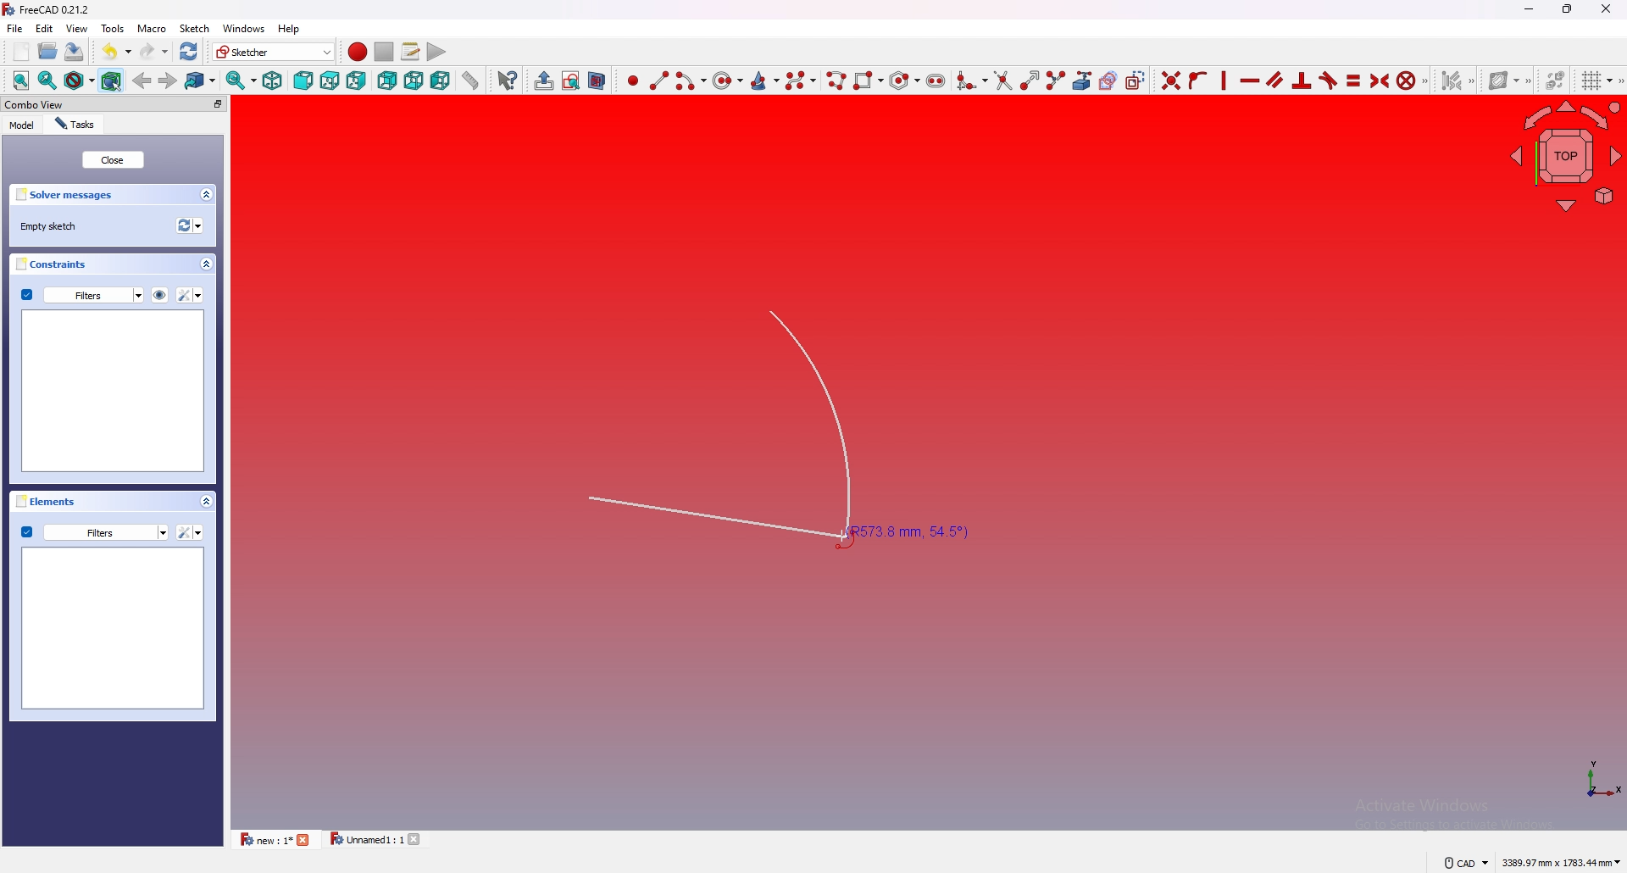  What do you see at coordinates (22, 125) in the screenshot?
I see `model` at bounding box center [22, 125].